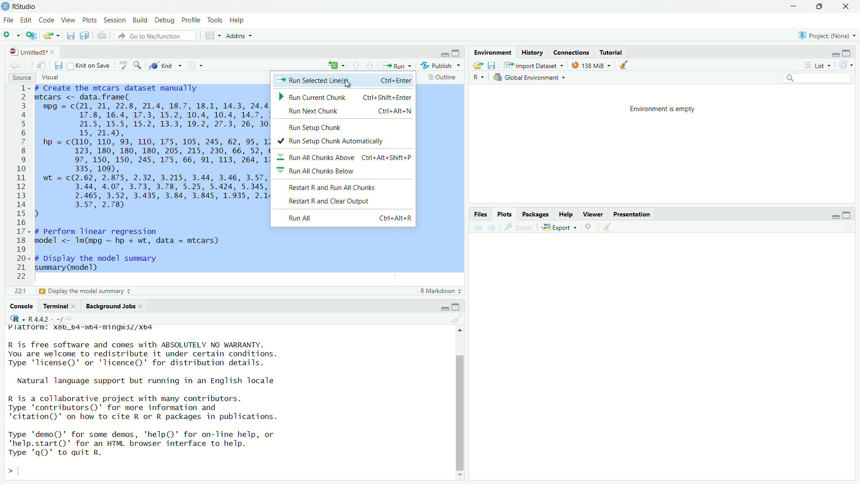 The width and height of the screenshot is (860, 484). Describe the element at coordinates (819, 6) in the screenshot. I see `maximize` at that location.